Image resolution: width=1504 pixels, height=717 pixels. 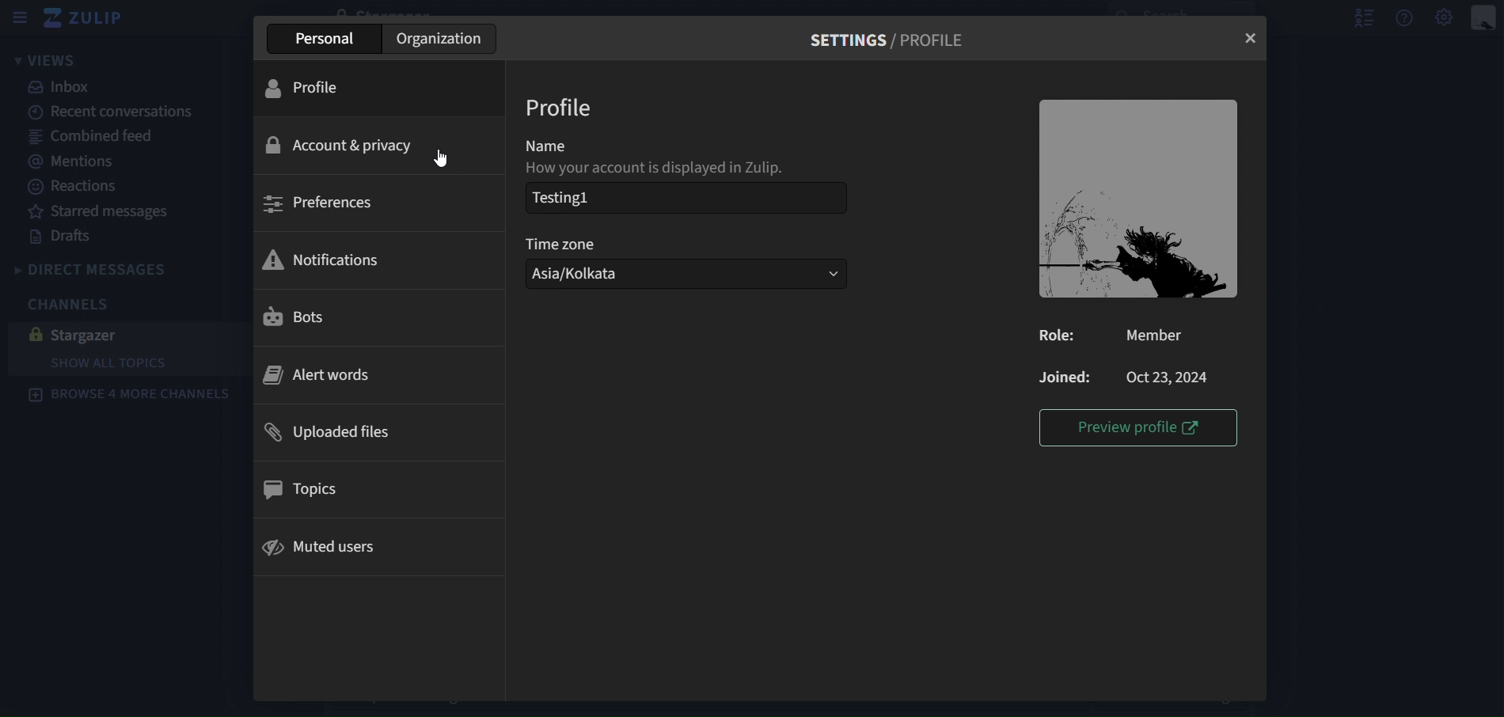 I want to click on Asia/Kolkata , so click(x=686, y=275).